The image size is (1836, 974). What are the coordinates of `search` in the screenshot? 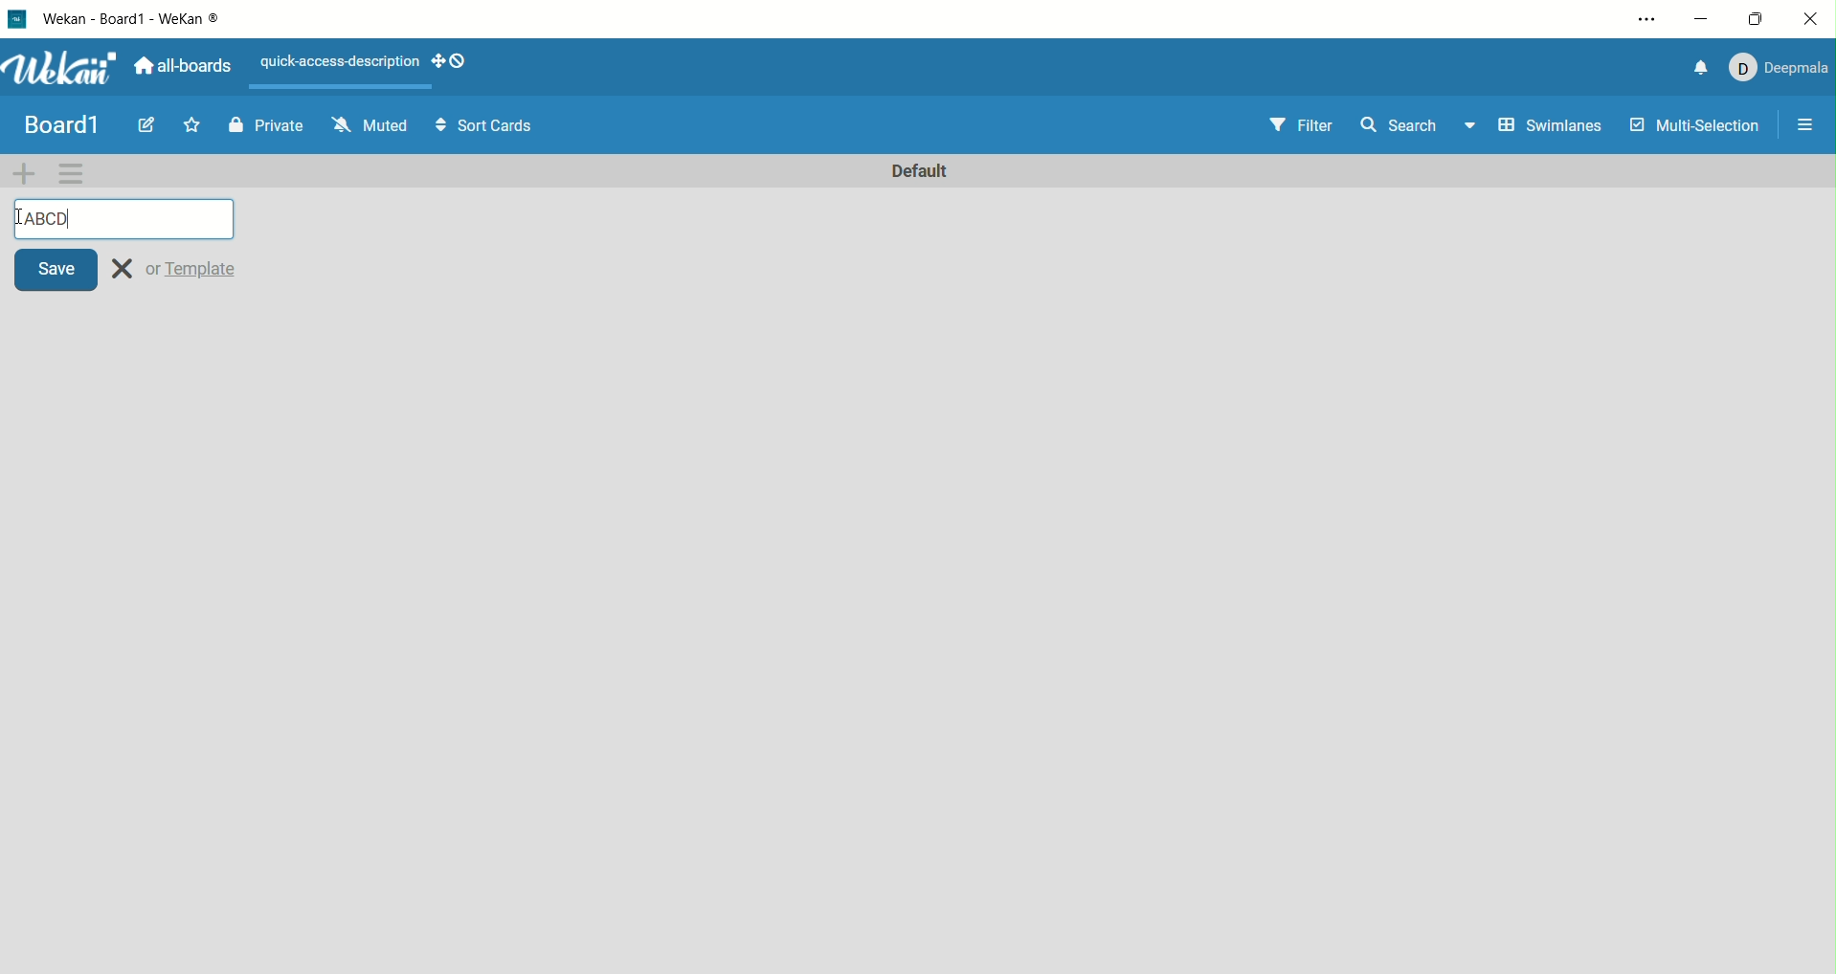 It's located at (1417, 127).